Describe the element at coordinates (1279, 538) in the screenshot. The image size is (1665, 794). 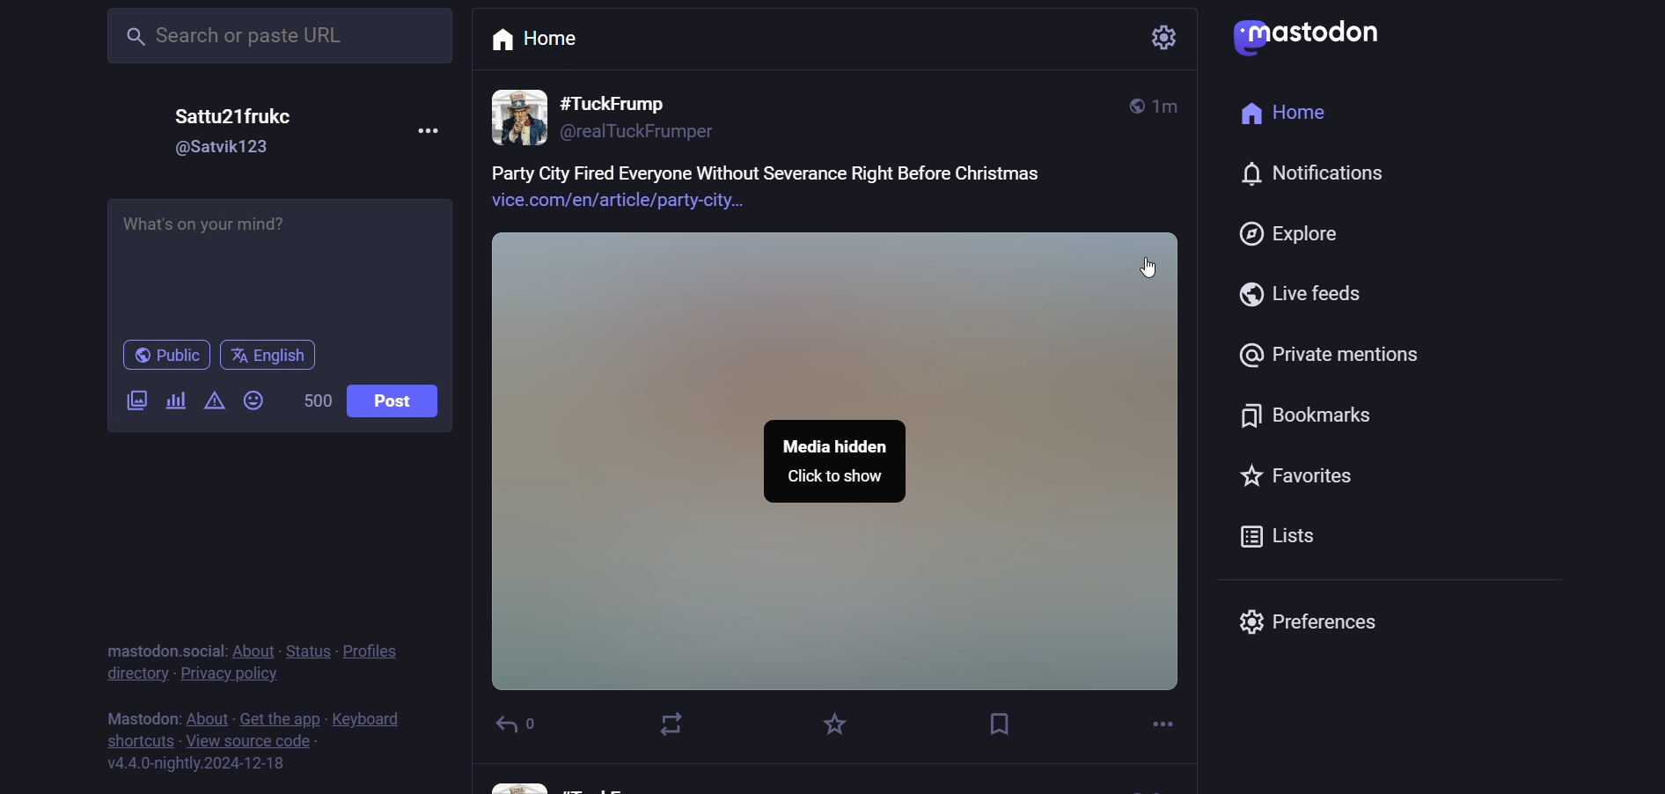
I see `Lists` at that location.